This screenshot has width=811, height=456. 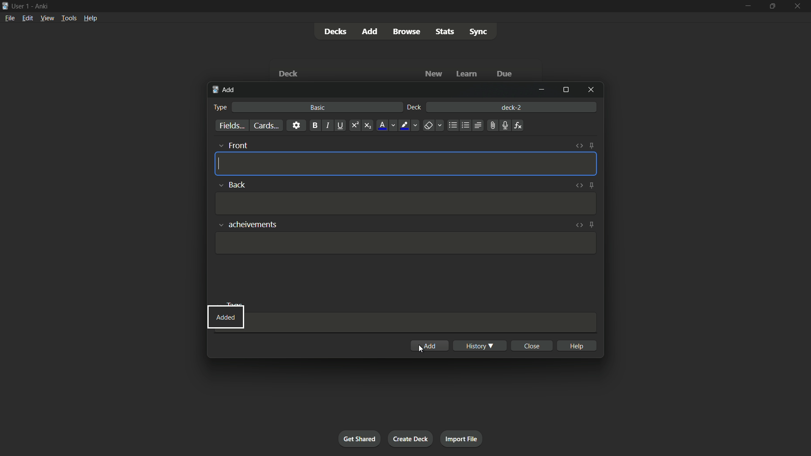 I want to click on attach, so click(x=492, y=126).